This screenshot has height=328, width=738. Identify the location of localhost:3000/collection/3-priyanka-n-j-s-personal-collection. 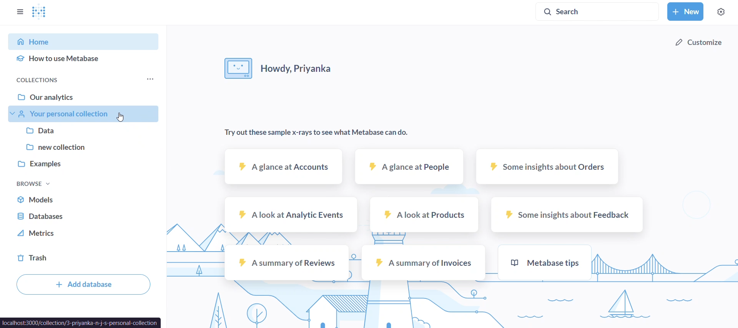
(80, 322).